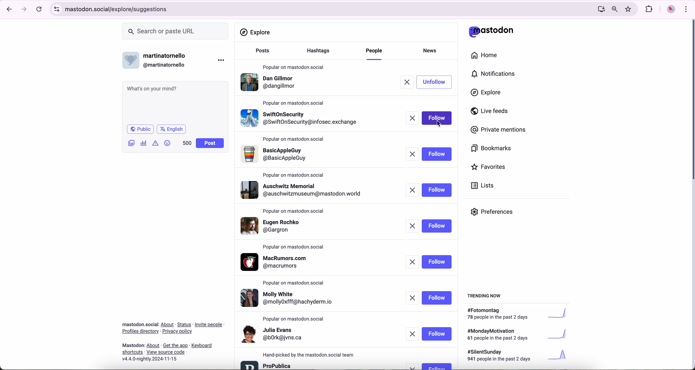 The height and width of the screenshot is (370, 695). What do you see at coordinates (301, 117) in the screenshot?
I see `profile` at bounding box center [301, 117].